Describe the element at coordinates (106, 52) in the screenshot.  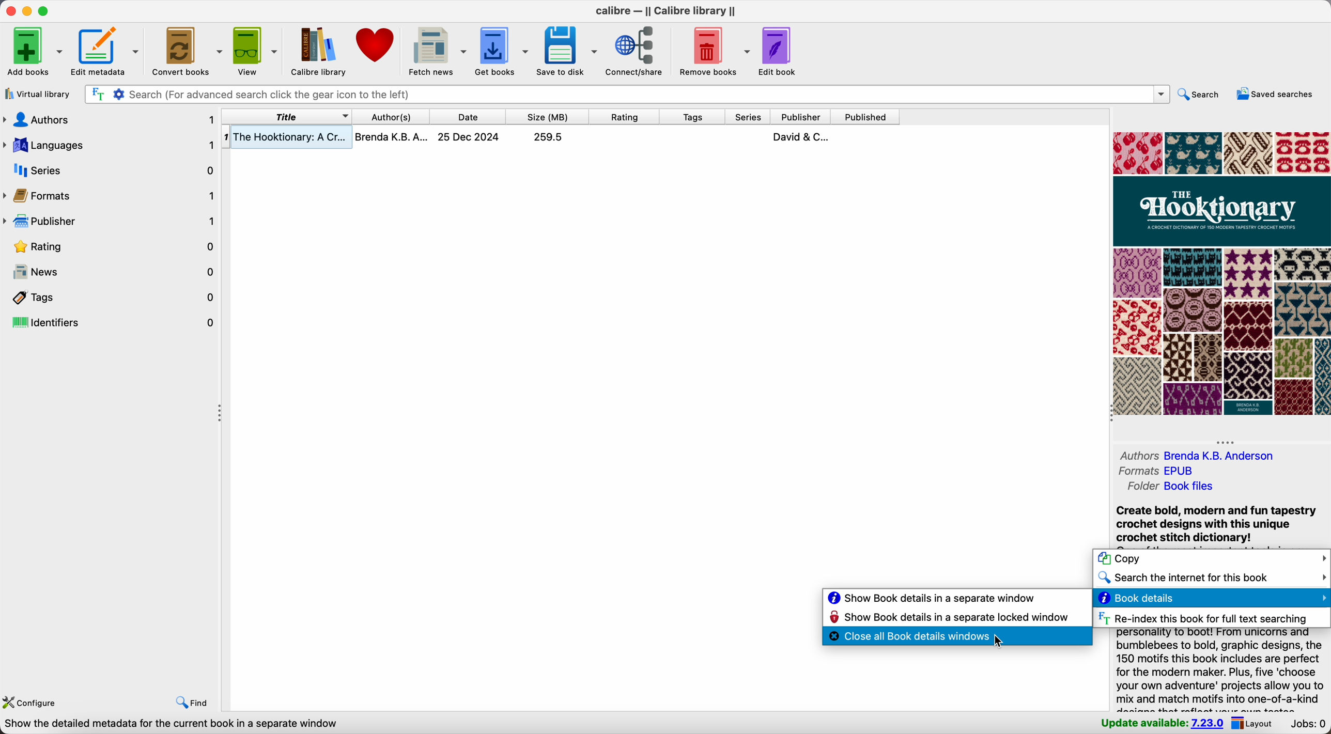
I see `edit metadata` at that location.